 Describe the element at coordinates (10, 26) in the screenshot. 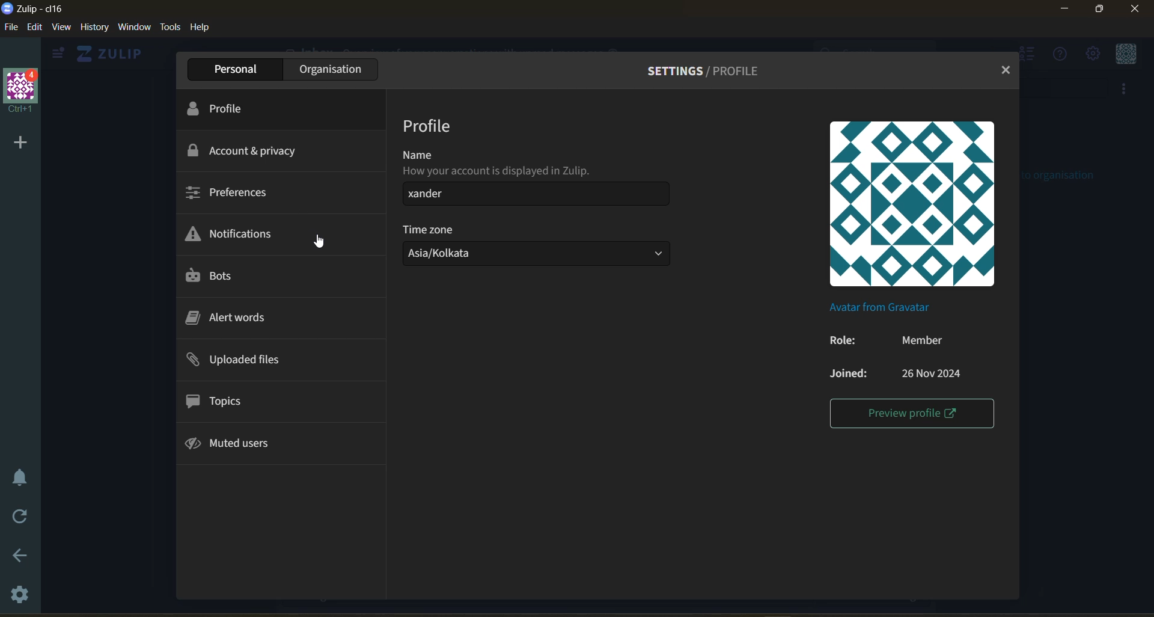

I see `file` at that location.